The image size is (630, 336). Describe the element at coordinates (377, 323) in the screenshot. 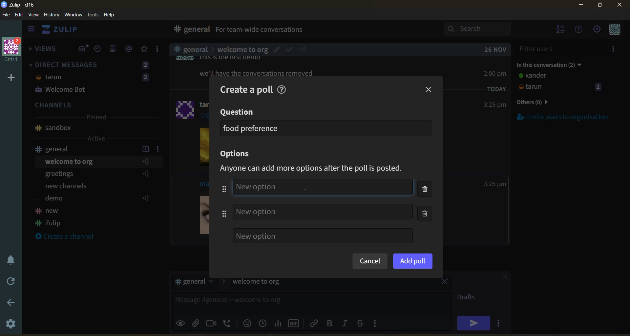

I see `compose actions` at that location.